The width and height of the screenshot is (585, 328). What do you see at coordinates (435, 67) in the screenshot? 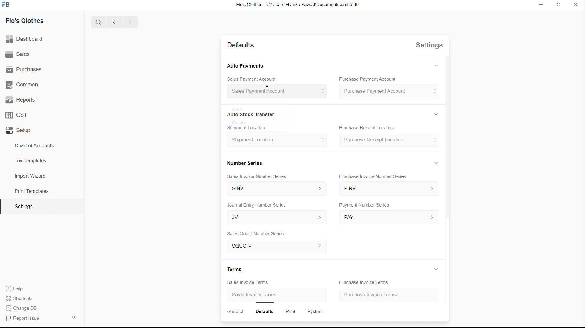
I see `Hide ` at bounding box center [435, 67].